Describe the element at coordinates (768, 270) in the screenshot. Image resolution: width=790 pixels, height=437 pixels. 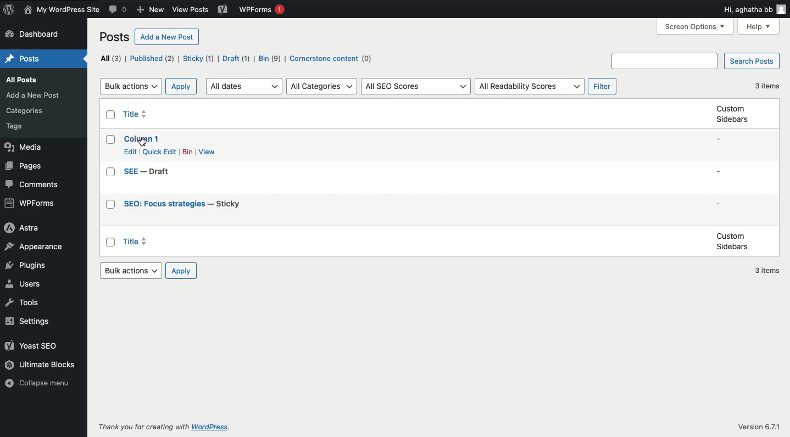
I see `3 items ` at that location.